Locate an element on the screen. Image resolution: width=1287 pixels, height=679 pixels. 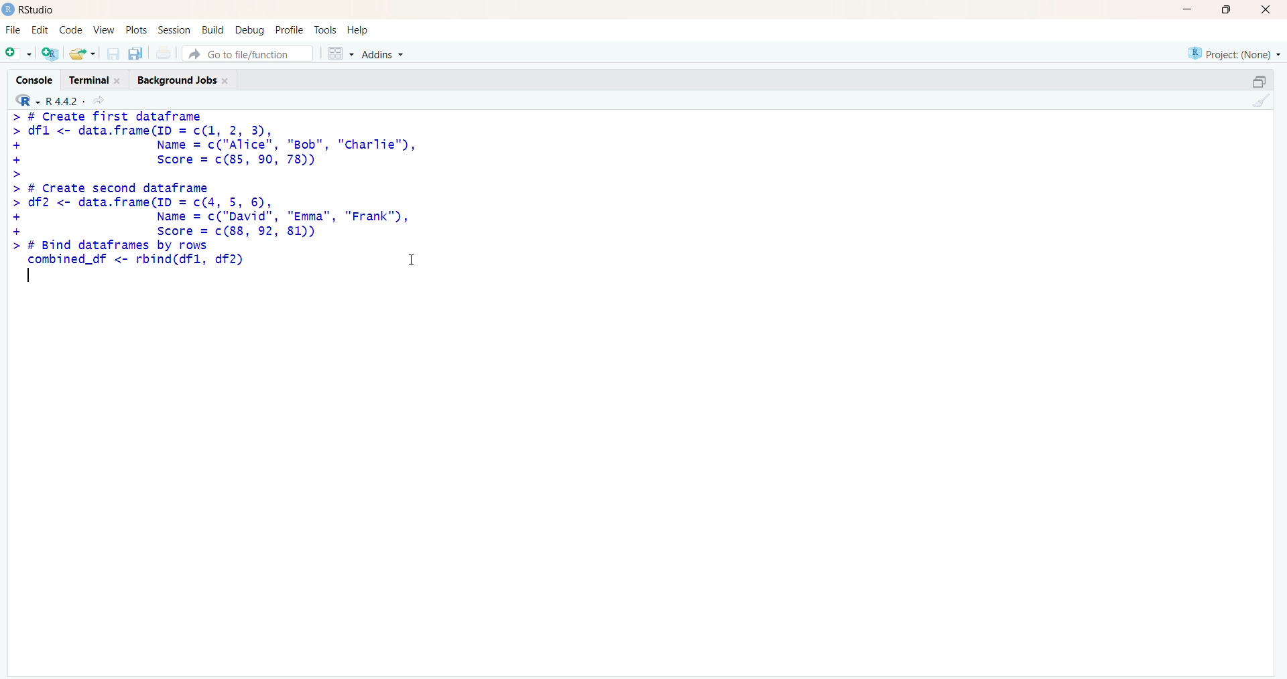
# Create Tirst datatramedfl <- data.frame(ID = c(1, 2, 3),Name = c("Alice", "Bob", "Charlie"),Score = c(85, 90, 78))# Create second dataframedf2 <- data.frame(ID = c(4, 5, 6),Name = c("David", "Emma", "Frank"),Score = c(88, 92, 81)) is located at coordinates (217, 174).